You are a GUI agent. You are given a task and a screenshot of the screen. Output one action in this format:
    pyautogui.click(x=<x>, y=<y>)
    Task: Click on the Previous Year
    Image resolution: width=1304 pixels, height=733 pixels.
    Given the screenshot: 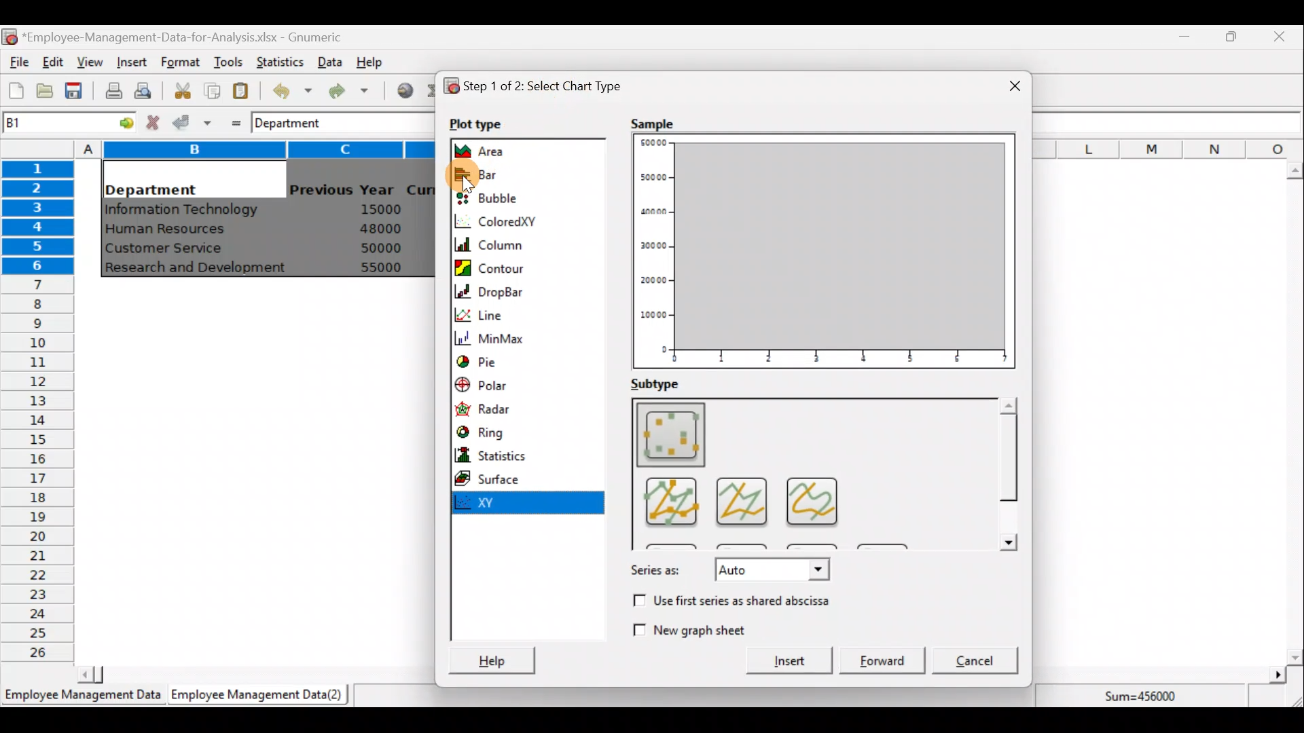 What is the action you would take?
    pyautogui.click(x=342, y=190)
    